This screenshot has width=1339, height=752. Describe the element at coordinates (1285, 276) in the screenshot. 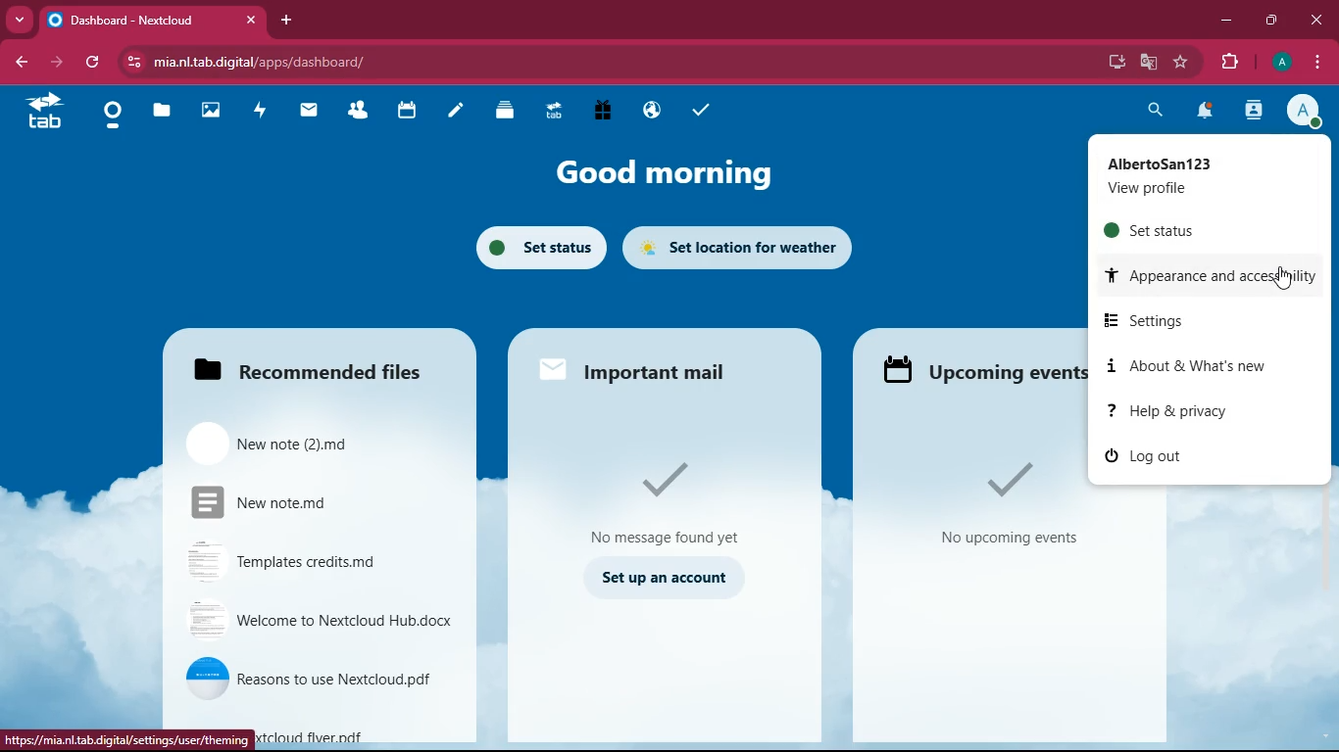

I see `cursor` at that location.